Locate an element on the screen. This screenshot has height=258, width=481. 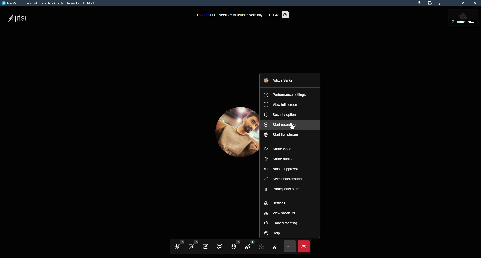
participants stats is located at coordinates (283, 189).